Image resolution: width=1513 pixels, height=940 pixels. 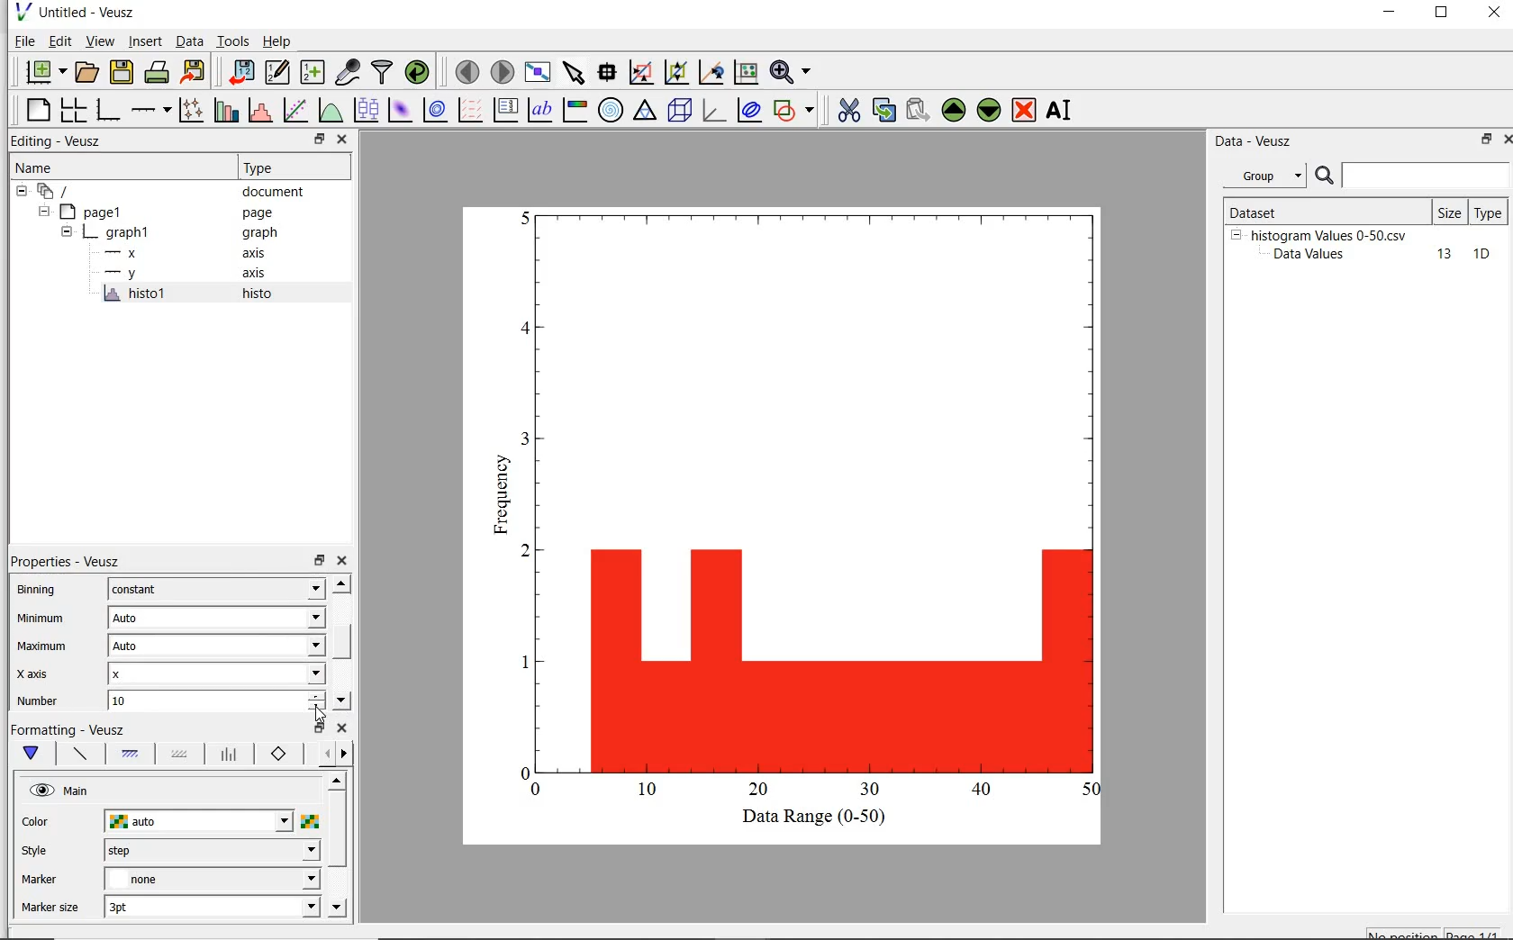 I want to click on x- axis, so click(x=124, y=255).